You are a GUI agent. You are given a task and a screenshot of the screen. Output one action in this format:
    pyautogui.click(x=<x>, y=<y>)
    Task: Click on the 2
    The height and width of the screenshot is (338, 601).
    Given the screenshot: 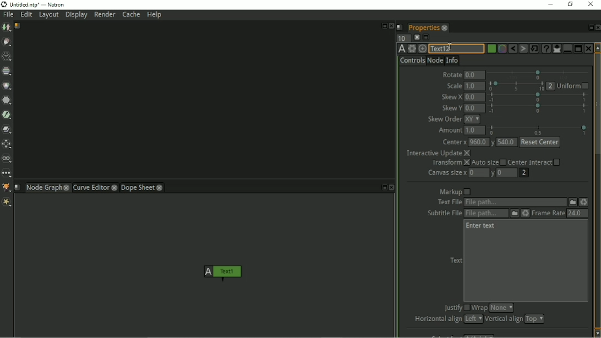 What is the action you would take?
    pyautogui.click(x=551, y=86)
    